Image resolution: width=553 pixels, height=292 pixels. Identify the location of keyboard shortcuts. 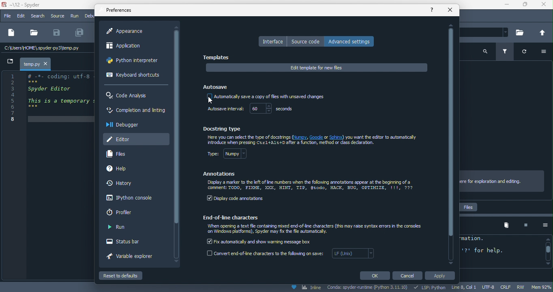
(133, 76).